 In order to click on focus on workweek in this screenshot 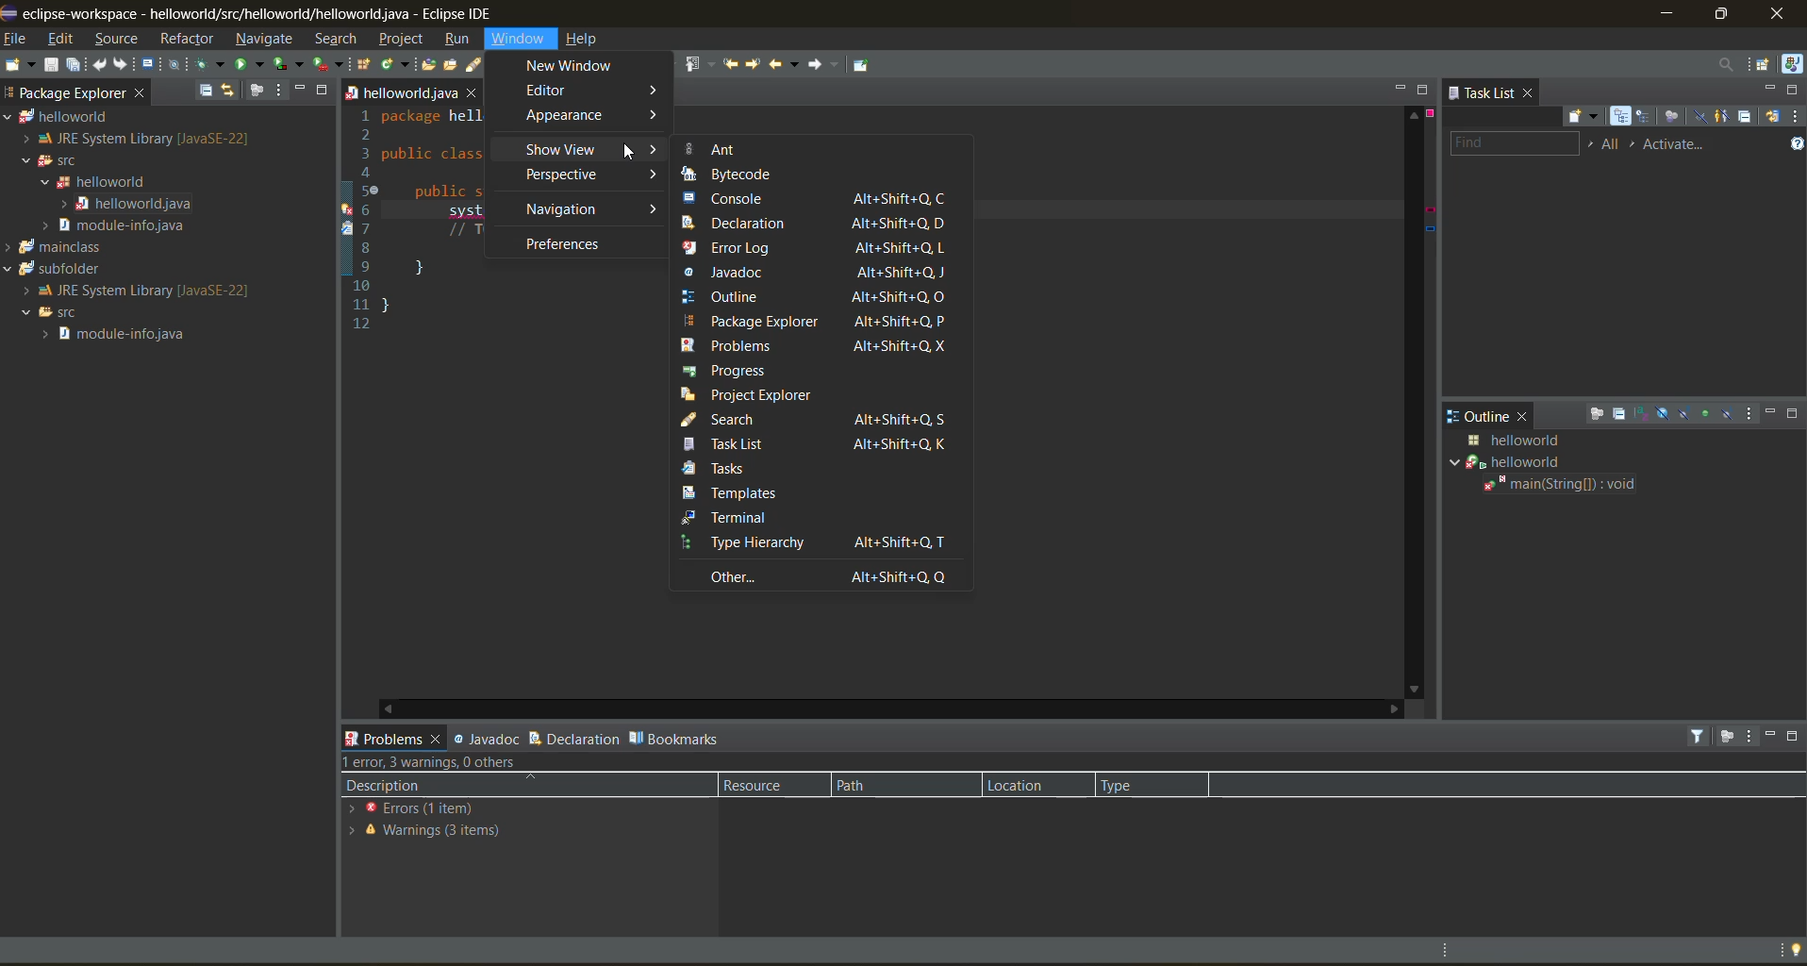, I will do `click(1671, 116)`.